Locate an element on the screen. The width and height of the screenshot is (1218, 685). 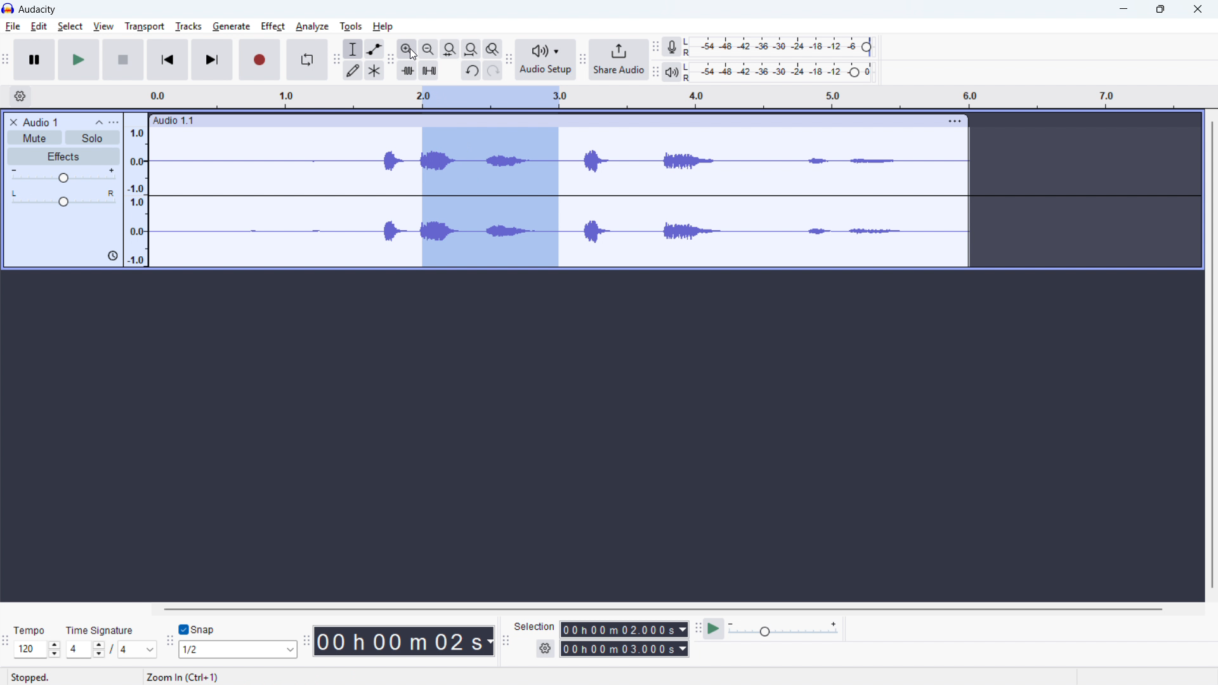
Select is located at coordinates (70, 27).